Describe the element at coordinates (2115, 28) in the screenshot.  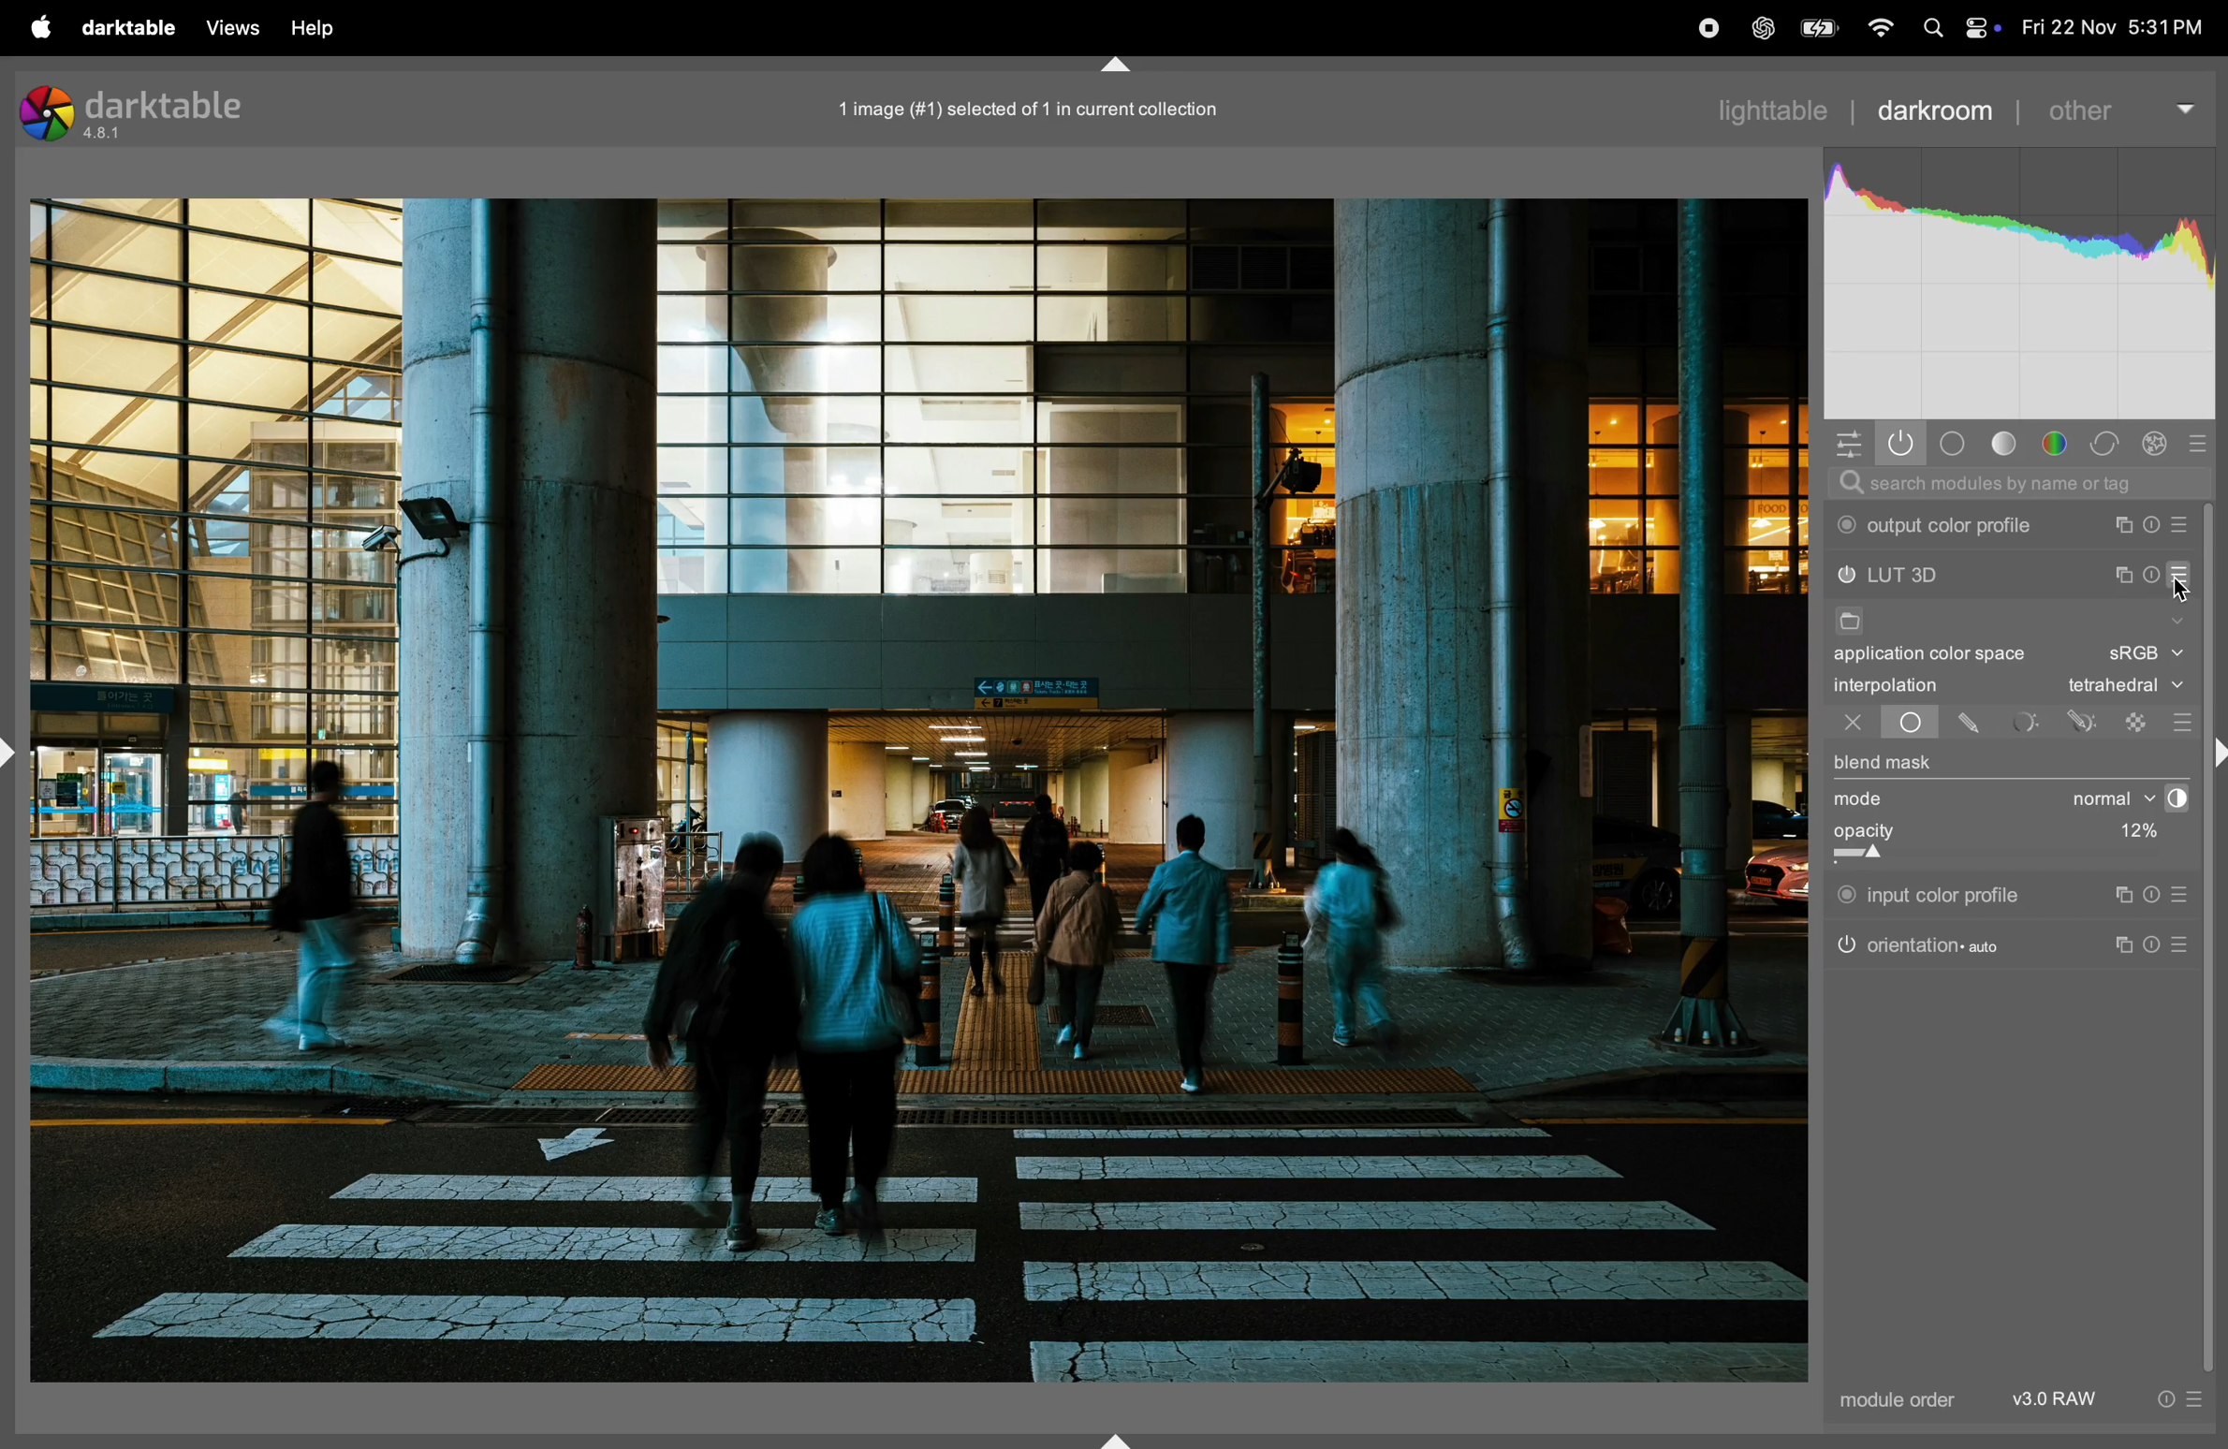
I see `date and time` at that location.